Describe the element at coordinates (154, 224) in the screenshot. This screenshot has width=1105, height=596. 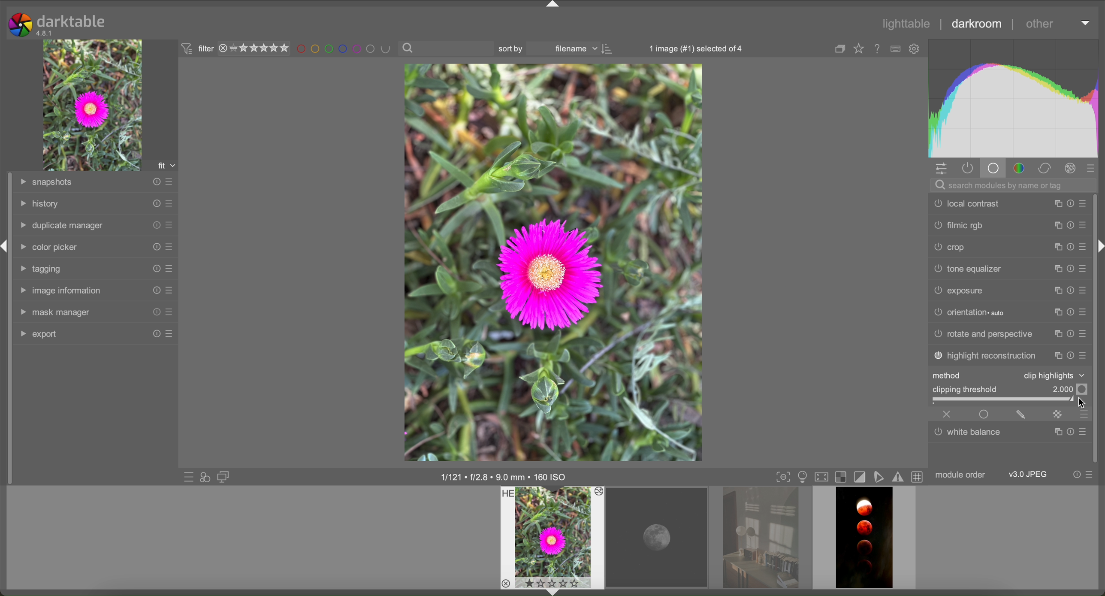
I see `reset presets` at that location.